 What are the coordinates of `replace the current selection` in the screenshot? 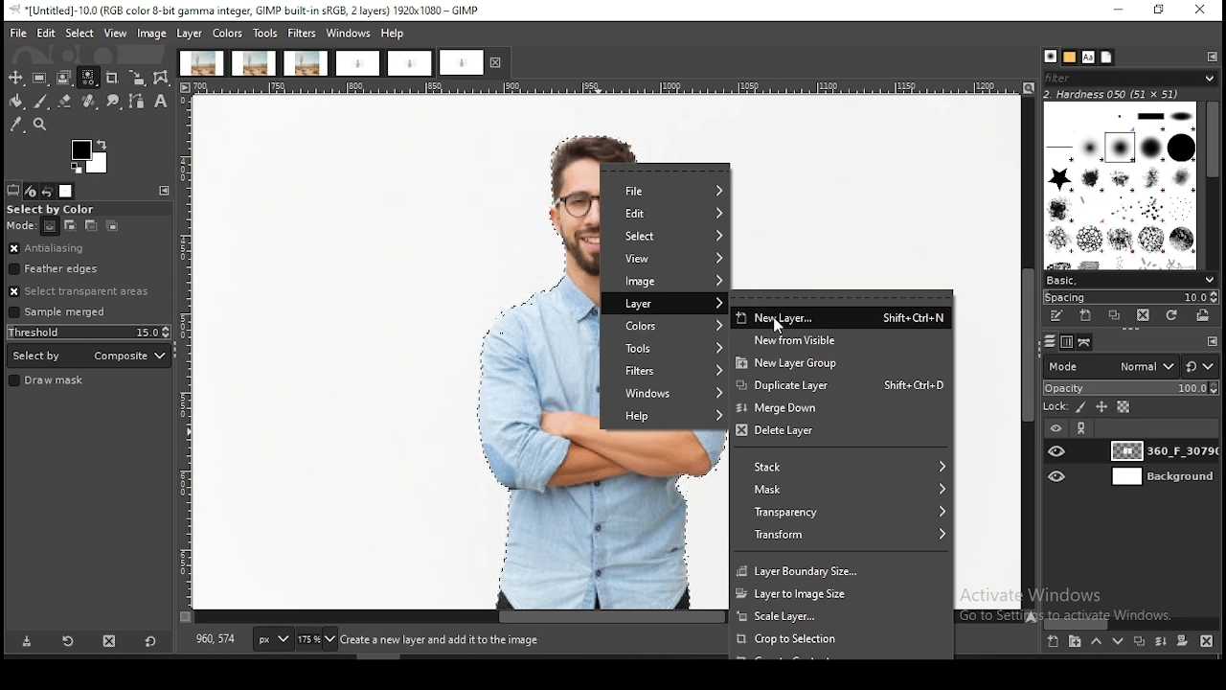 It's located at (52, 227).